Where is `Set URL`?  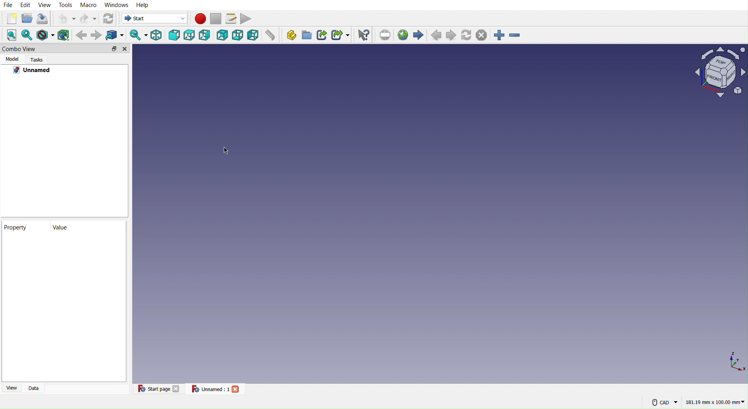
Set URL is located at coordinates (384, 34).